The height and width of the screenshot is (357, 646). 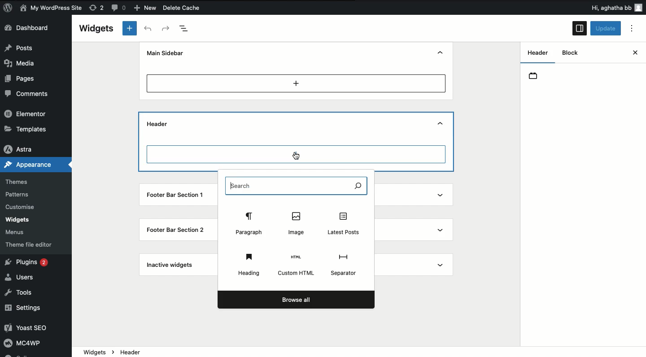 What do you see at coordinates (22, 293) in the screenshot?
I see `Tools` at bounding box center [22, 293].